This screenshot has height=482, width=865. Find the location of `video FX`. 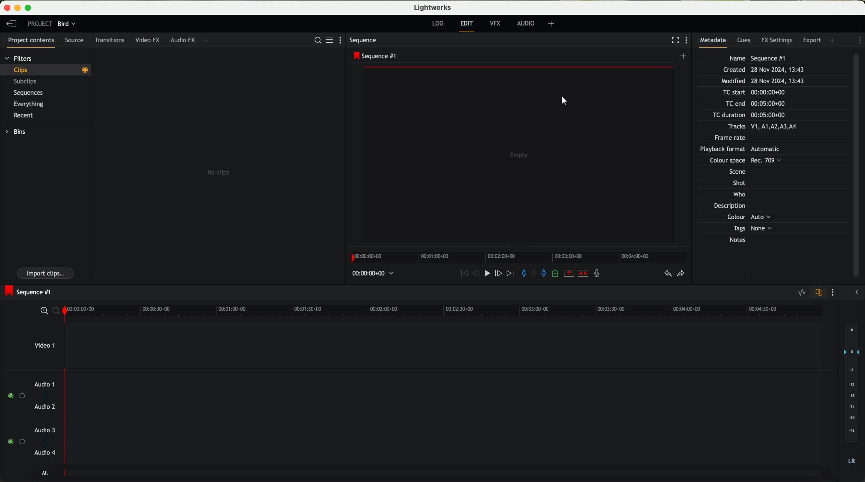

video FX is located at coordinates (149, 40).